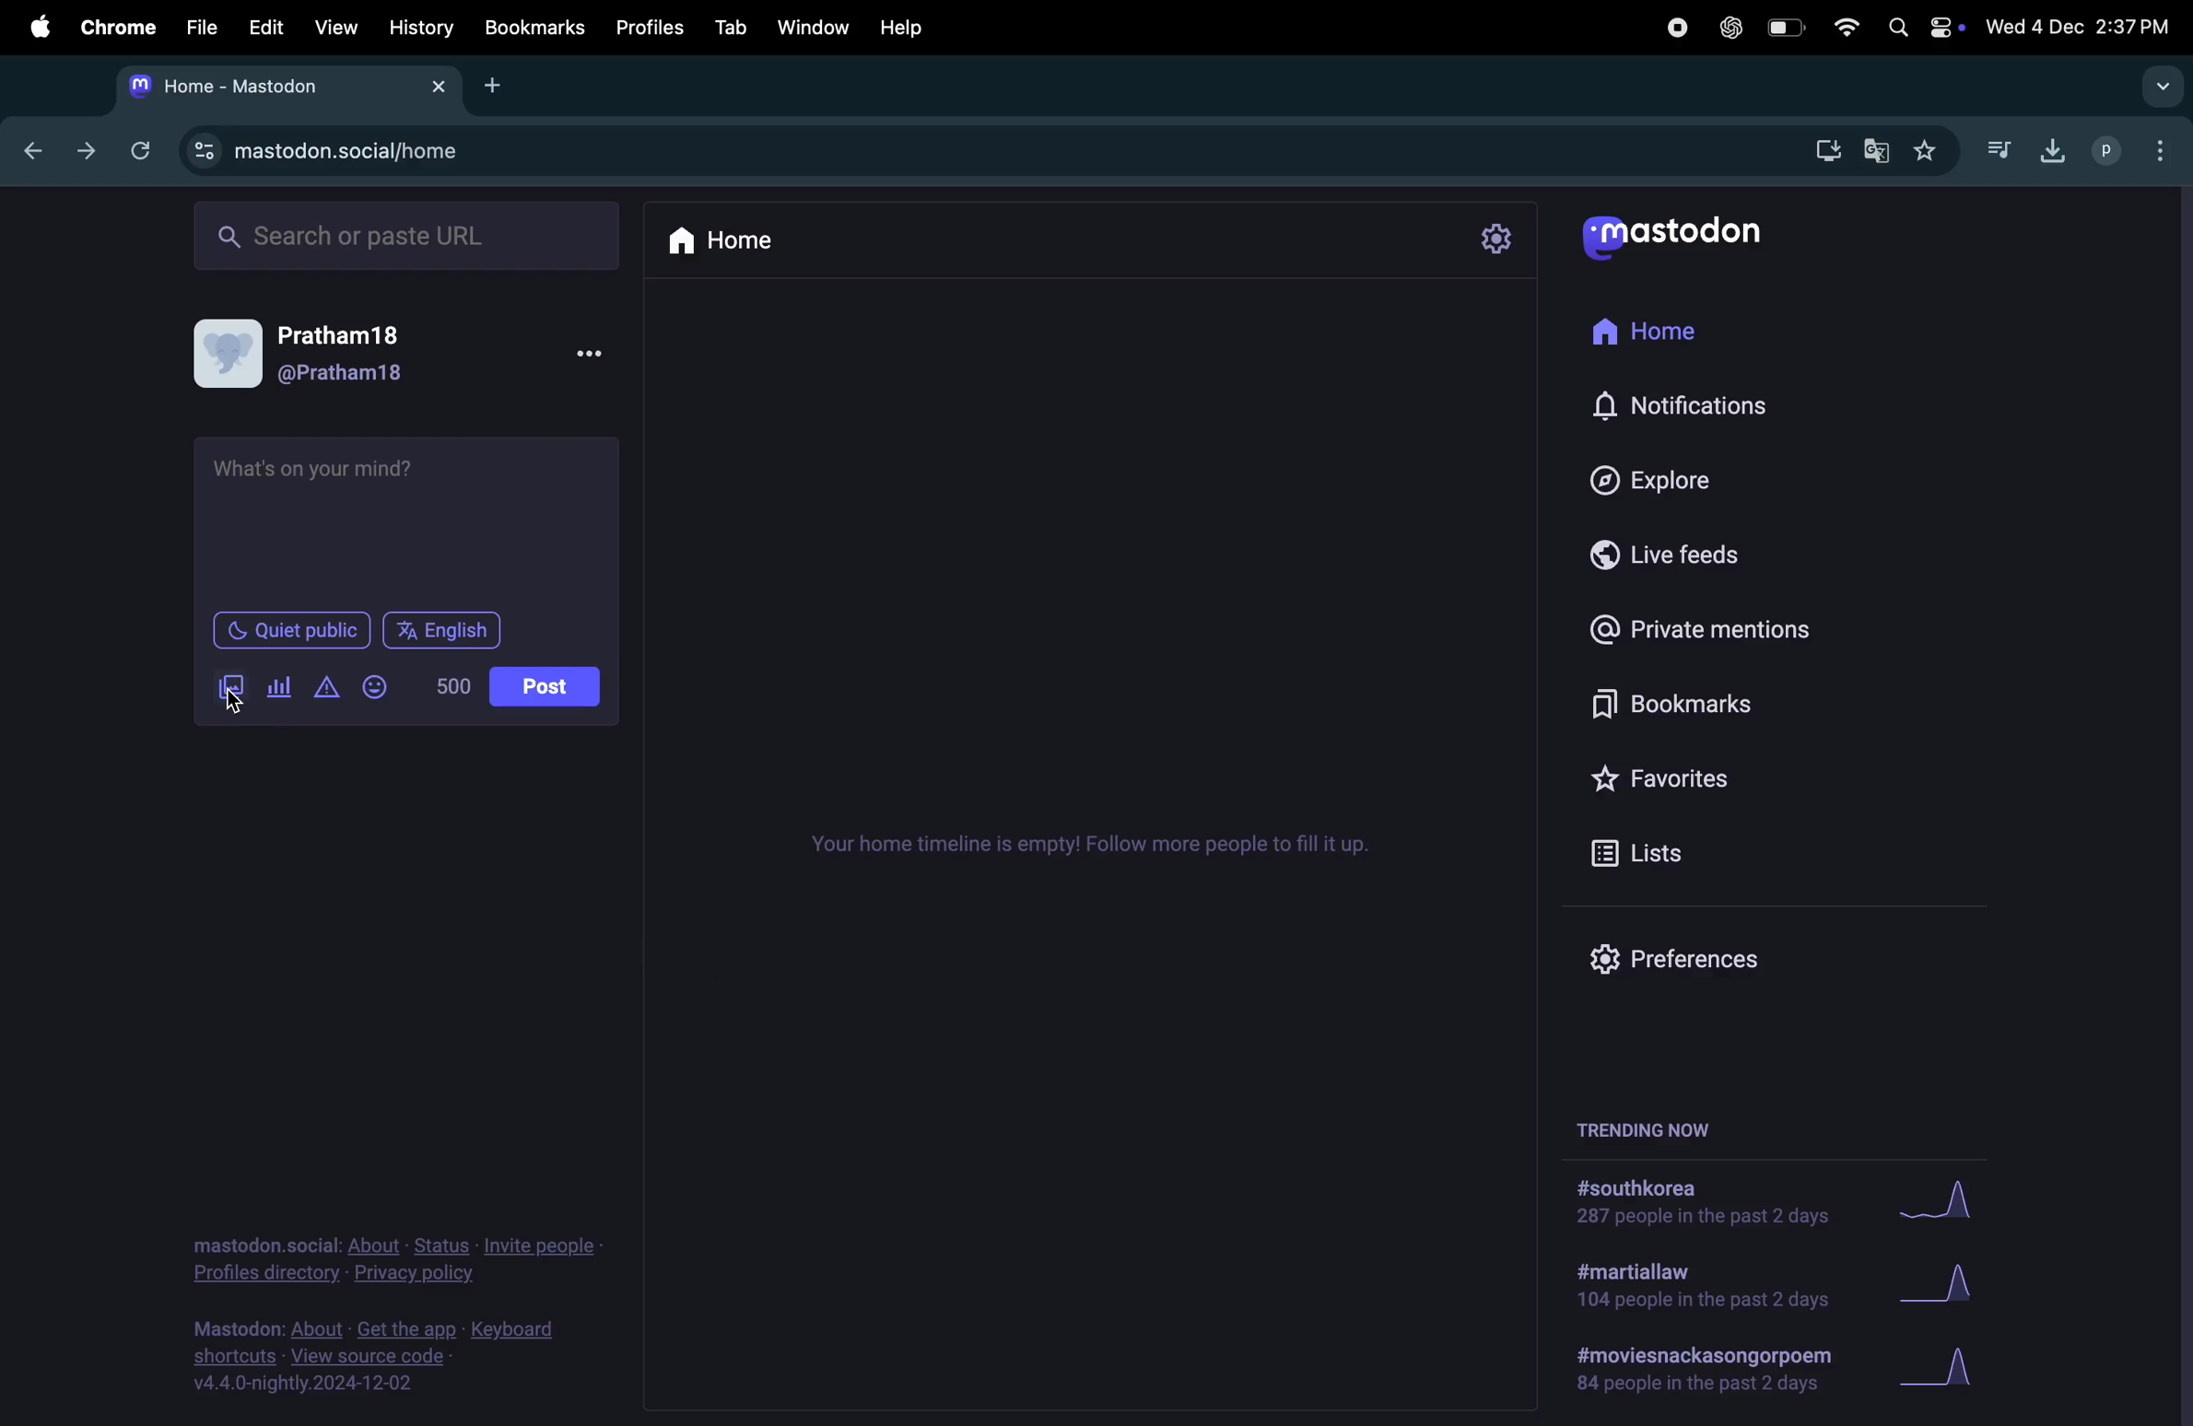 The width and height of the screenshot is (2193, 1426). Describe the element at coordinates (1923, 154) in the screenshot. I see `favourites` at that location.